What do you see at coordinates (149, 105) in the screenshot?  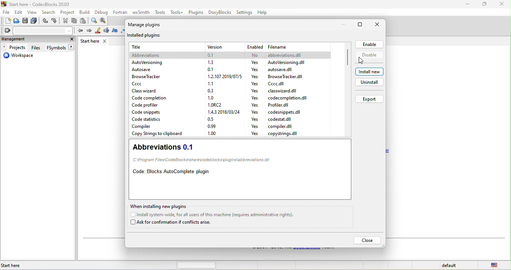 I see `code profiler` at bounding box center [149, 105].